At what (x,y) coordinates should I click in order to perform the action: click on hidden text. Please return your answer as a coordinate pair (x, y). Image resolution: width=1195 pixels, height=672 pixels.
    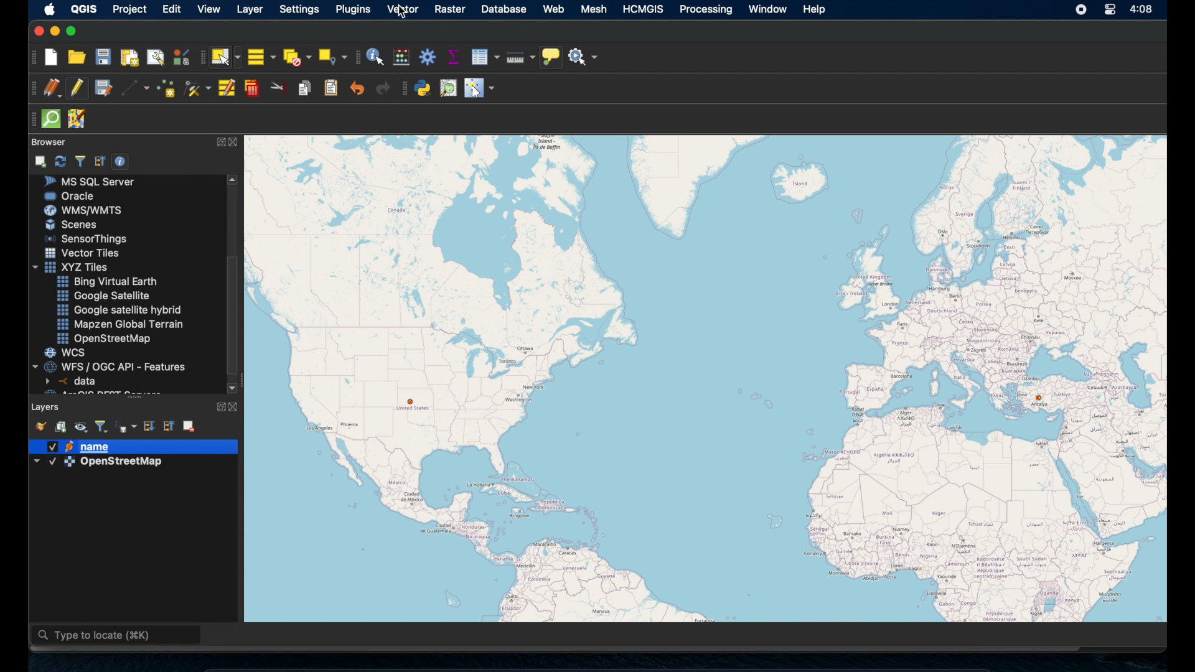
    Looking at the image, I should click on (92, 392).